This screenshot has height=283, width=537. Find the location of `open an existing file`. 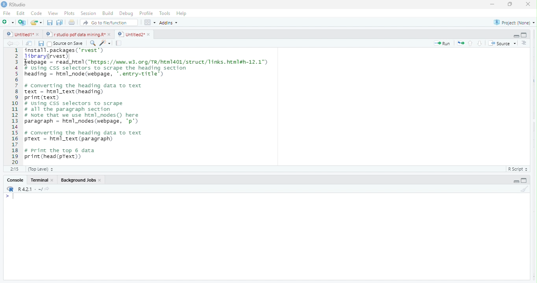

open an existing file is located at coordinates (37, 22).